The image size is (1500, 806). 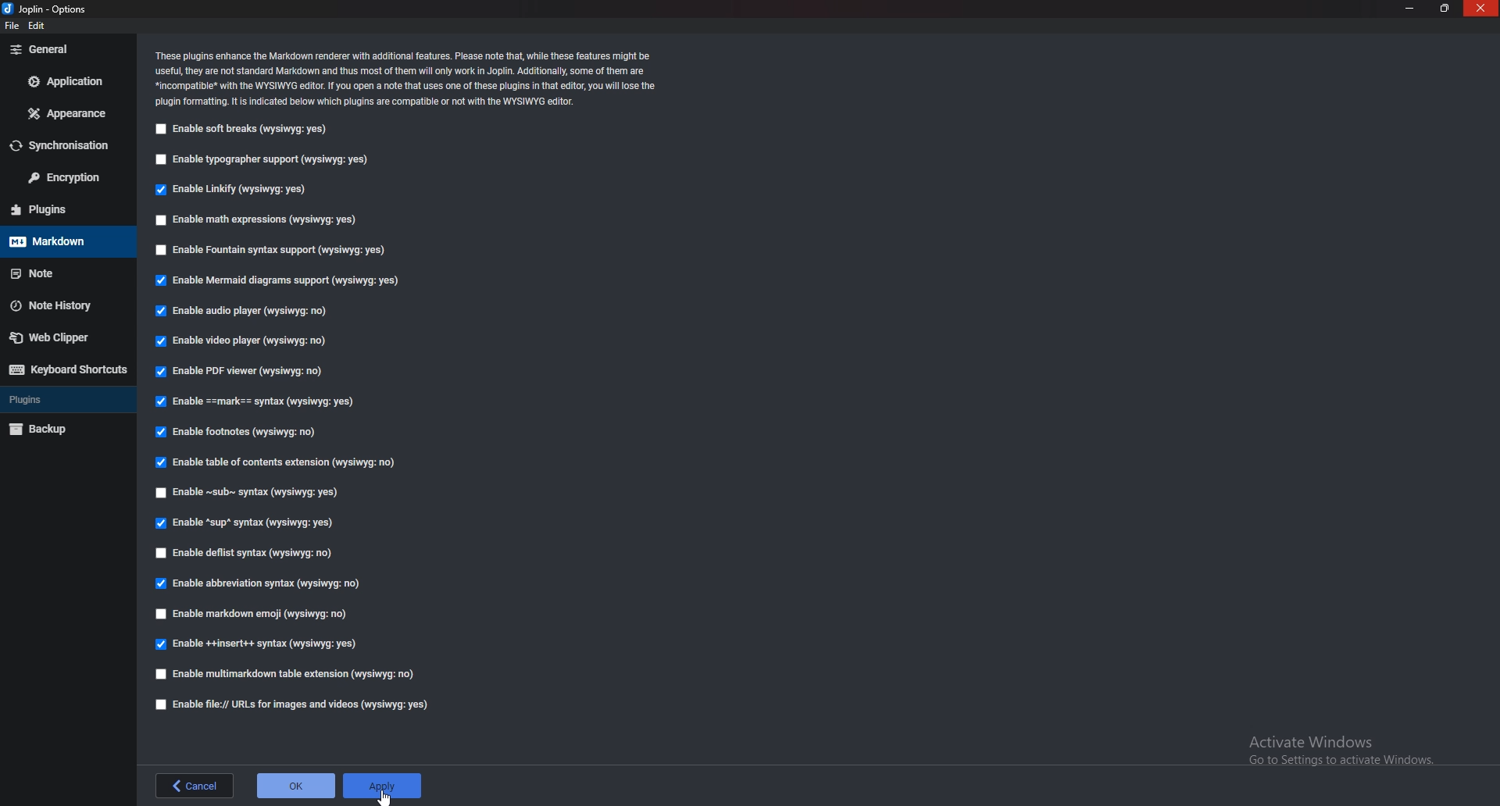 I want to click on Enable math expressions, so click(x=259, y=220).